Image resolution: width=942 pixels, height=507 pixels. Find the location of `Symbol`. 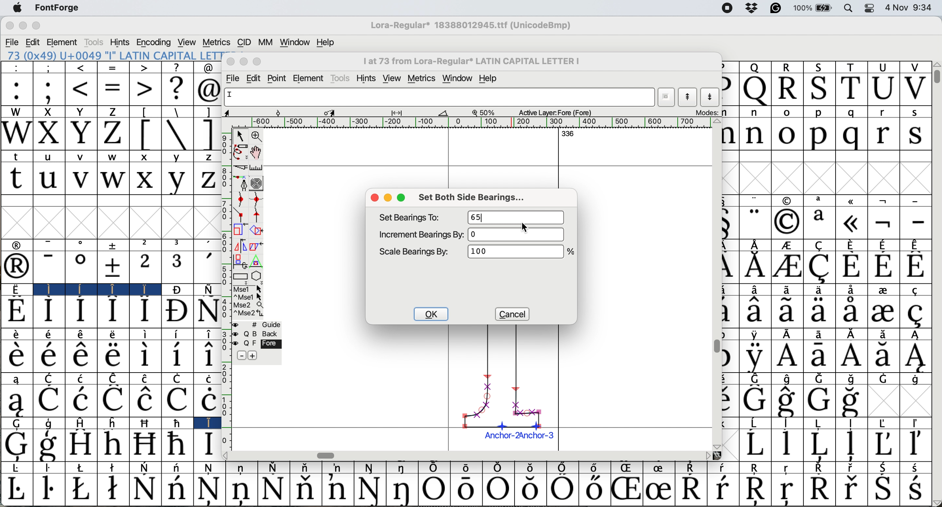

Symbol is located at coordinates (147, 378).